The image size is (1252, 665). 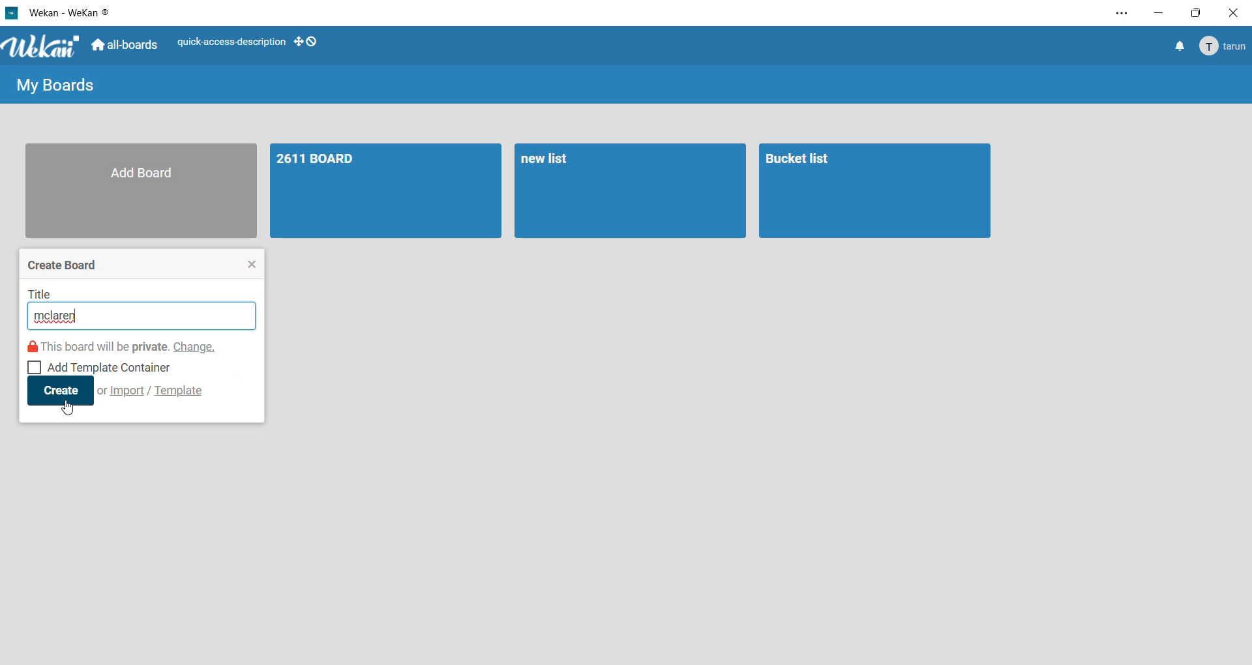 I want to click on show desktop drag handles, so click(x=305, y=43).